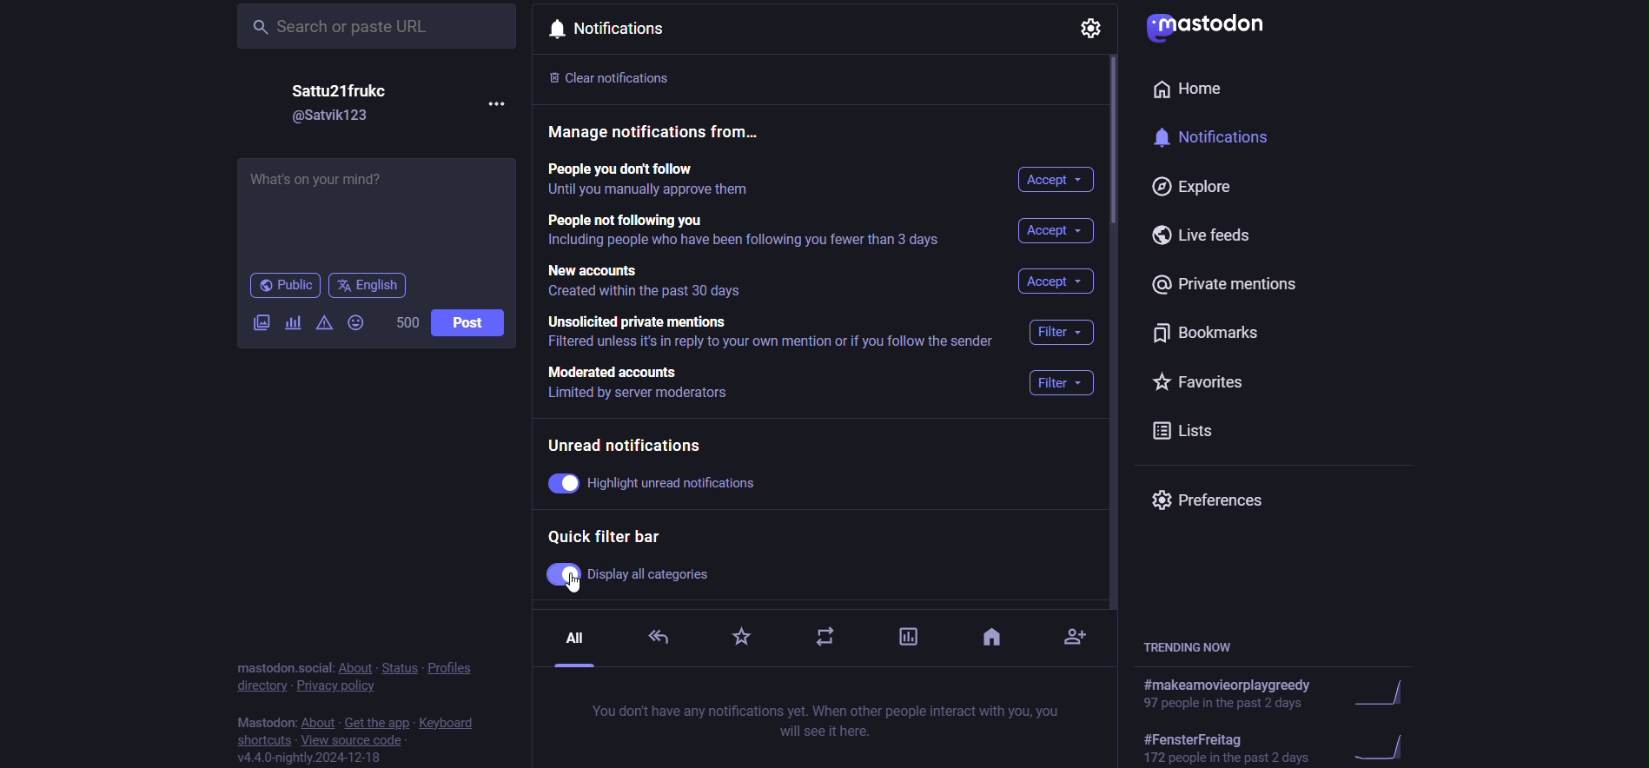 This screenshot has width=1649, height=768. What do you see at coordinates (260, 739) in the screenshot?
I see `shortcut` at bounding box center [260, 739].